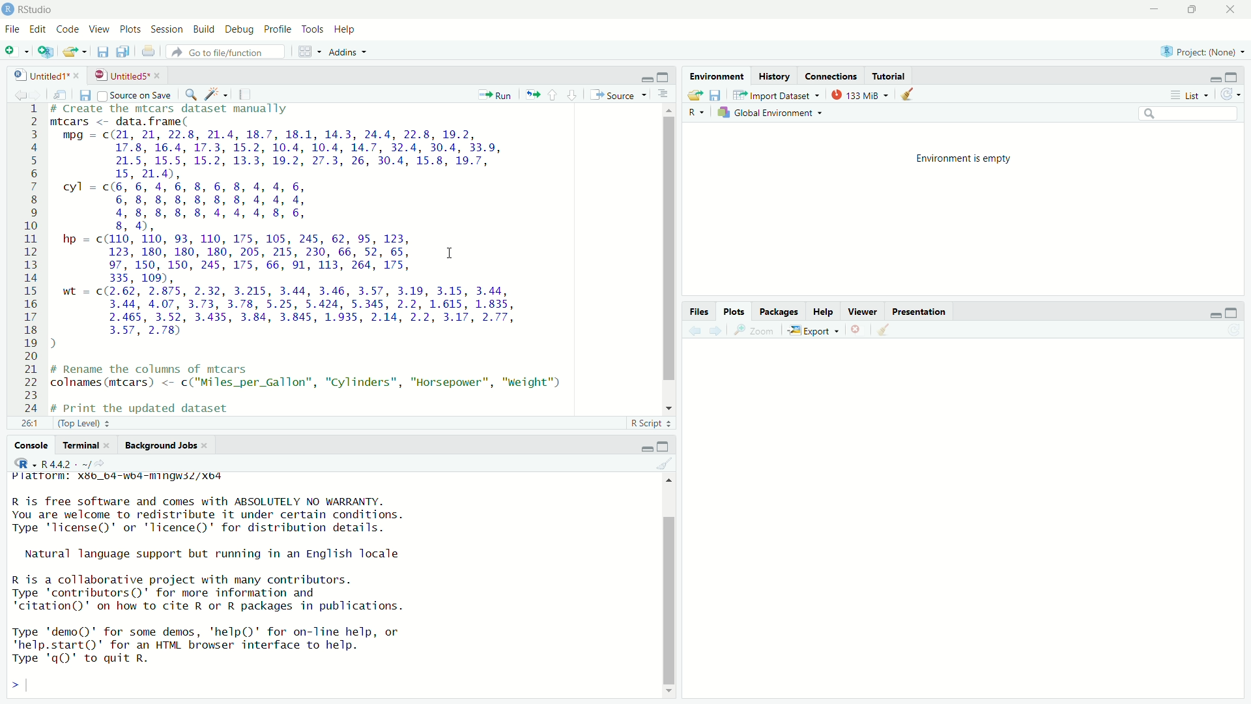  What do you see at coordinates (280, 30) in the screenshot?
I see `Profile` at bounding box center [280, 30].